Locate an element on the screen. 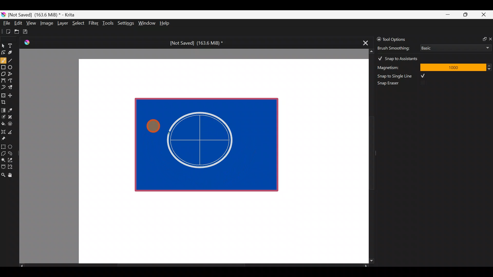 This screenshot has width=493, height=277. Contiguous selection tool is located at coordinates (3, 159).